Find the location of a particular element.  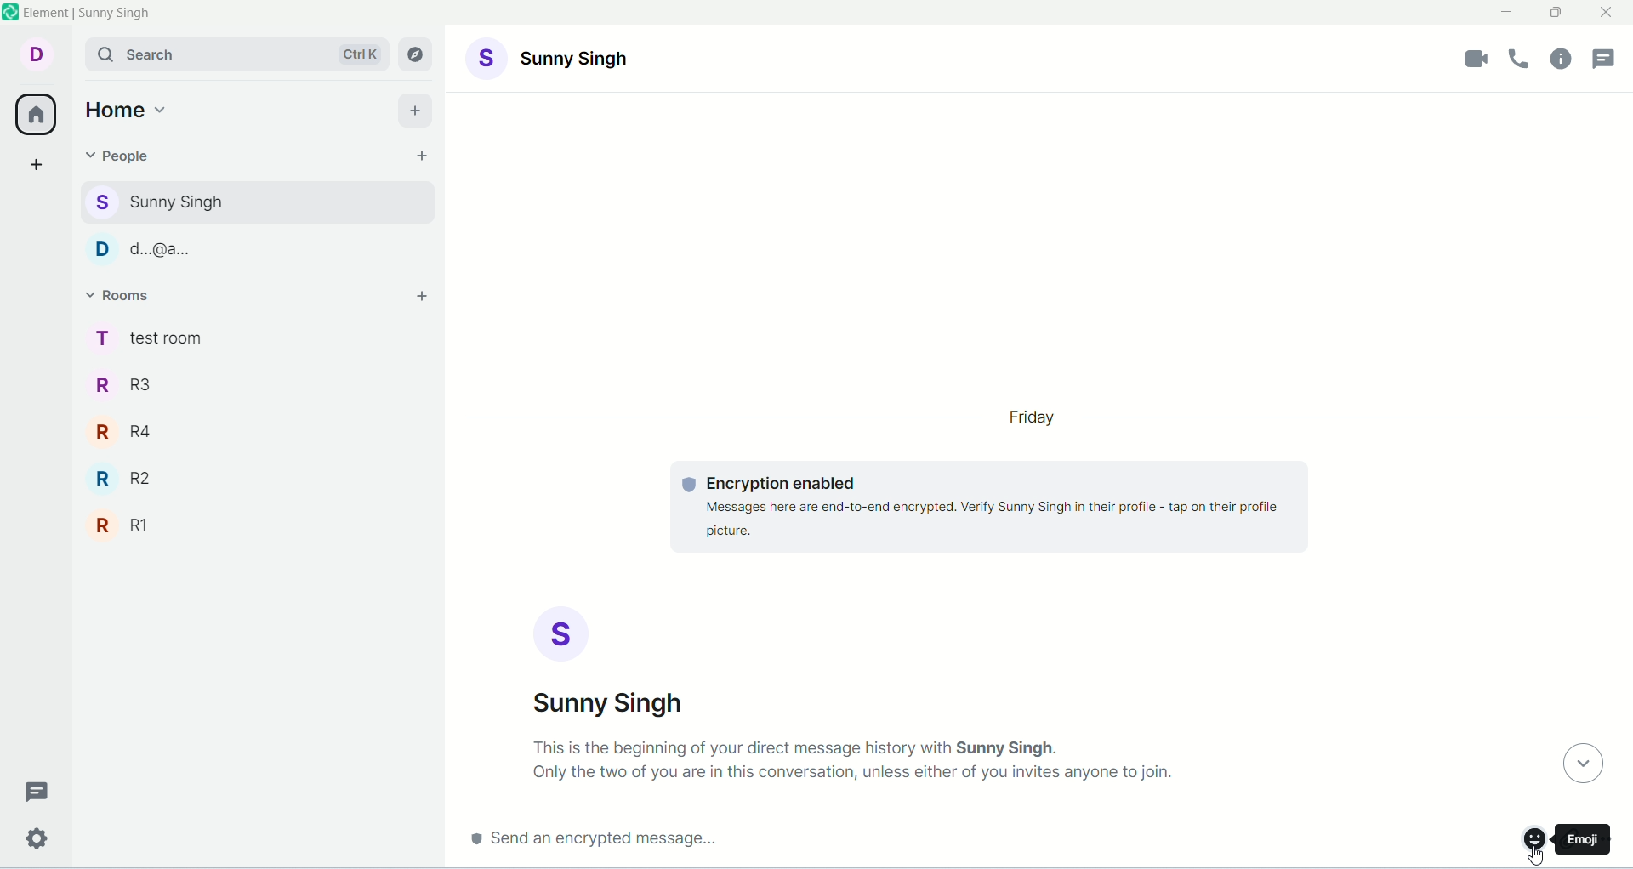

test room is located at coordinates (256, 337).